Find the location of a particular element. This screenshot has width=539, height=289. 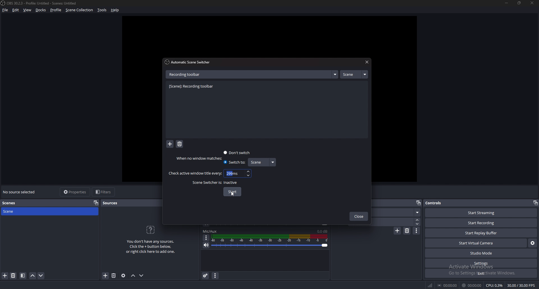

filter is located at coordinates (23, 276).